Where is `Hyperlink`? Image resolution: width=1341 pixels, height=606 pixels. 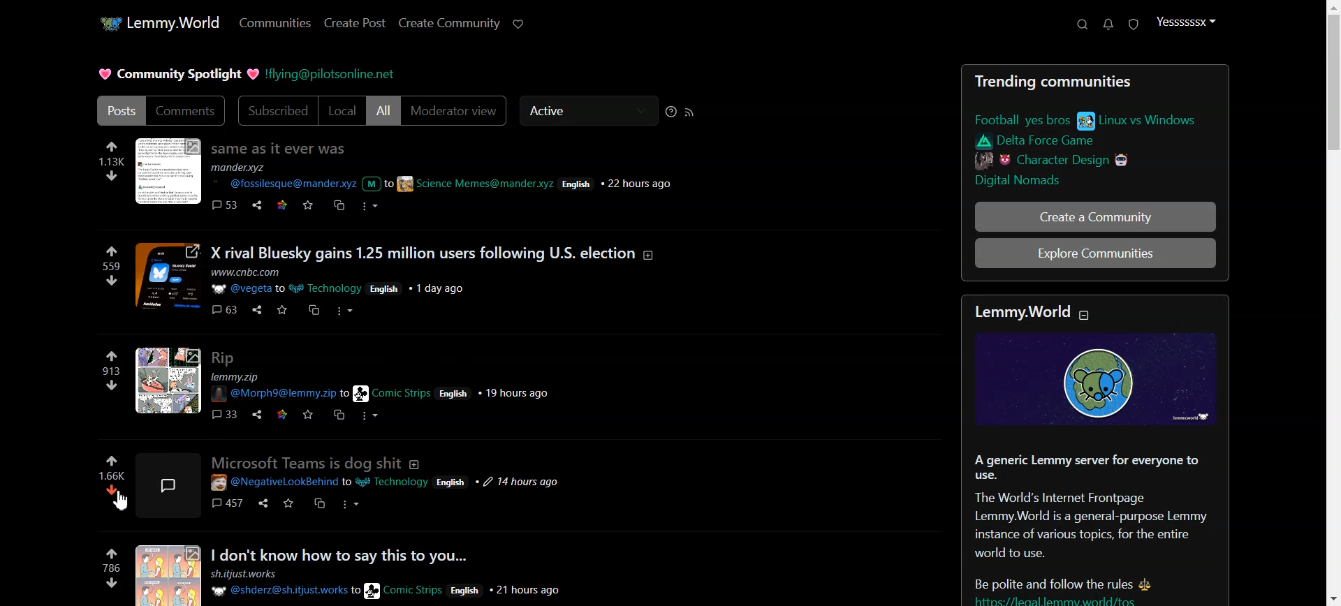 Hyperlink is located at coordinates (387, 483).